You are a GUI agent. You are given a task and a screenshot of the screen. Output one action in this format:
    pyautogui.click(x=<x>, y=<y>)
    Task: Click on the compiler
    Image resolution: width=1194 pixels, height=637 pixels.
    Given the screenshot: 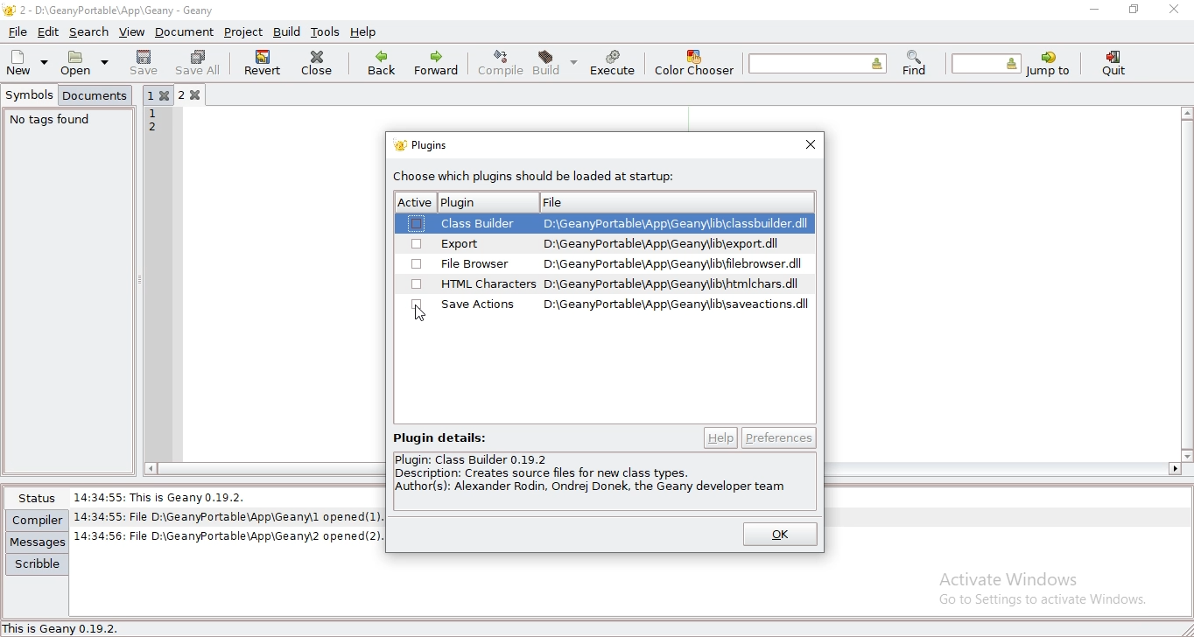 What is the action you would take?
    pyautogui.click(x=36, y=520)
    